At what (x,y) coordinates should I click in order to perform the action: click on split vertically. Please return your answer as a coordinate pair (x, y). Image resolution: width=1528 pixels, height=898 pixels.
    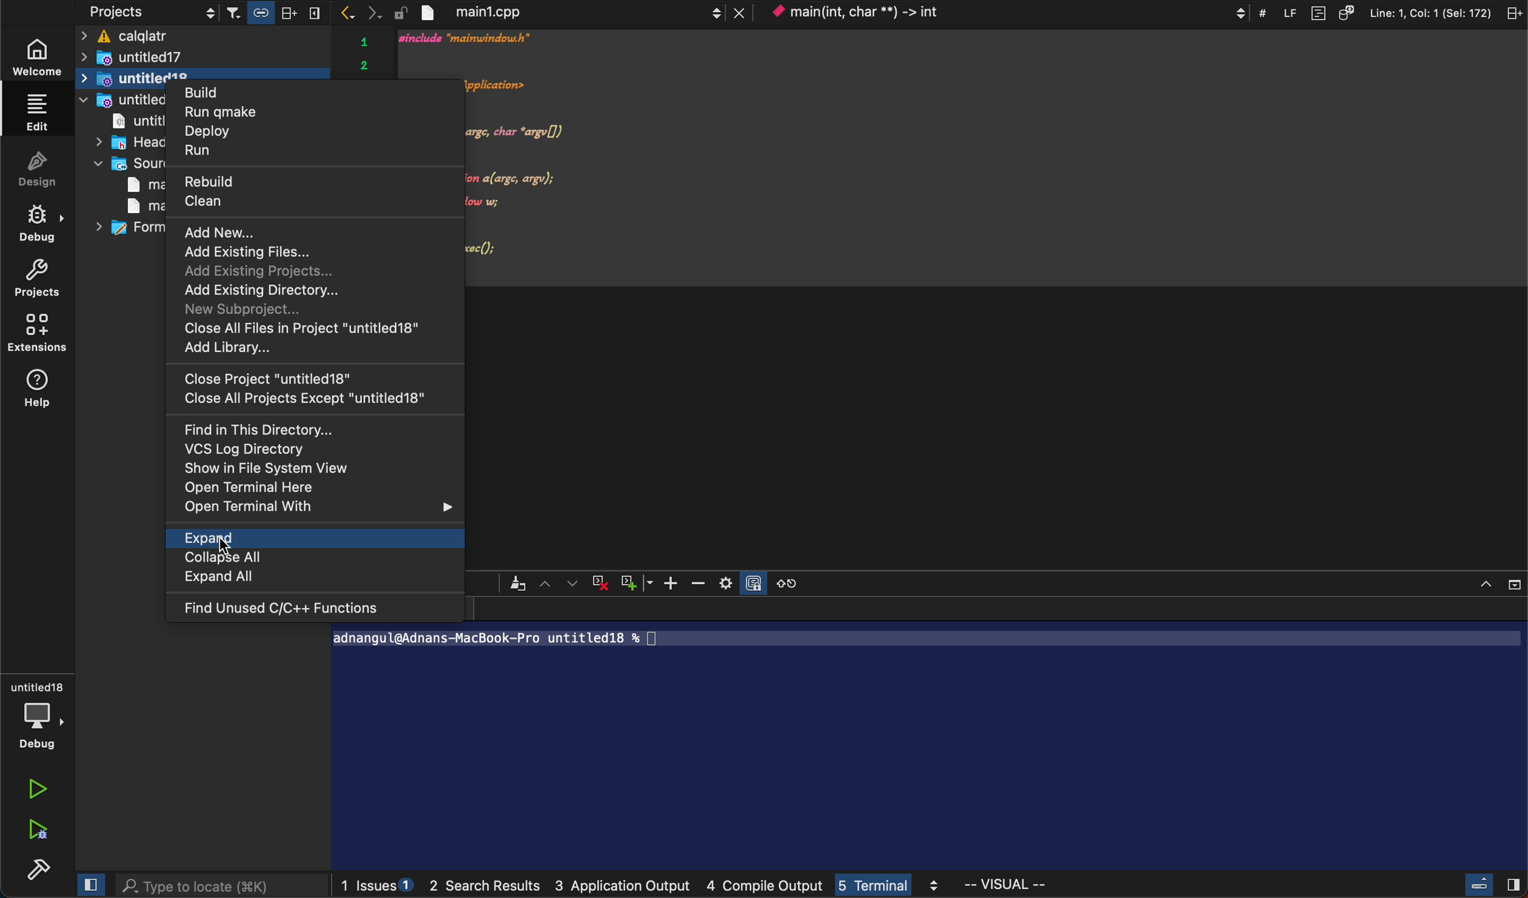
    Looking at the image, I should click on (315, 9).